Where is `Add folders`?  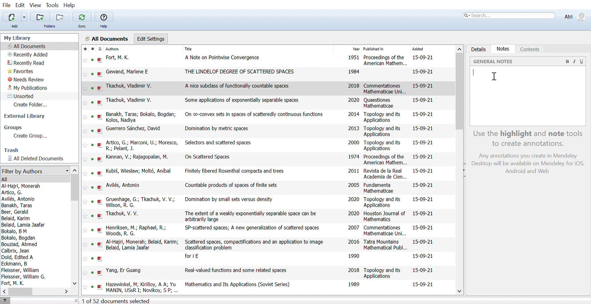
Add folders is located at coordinates (40, 17).